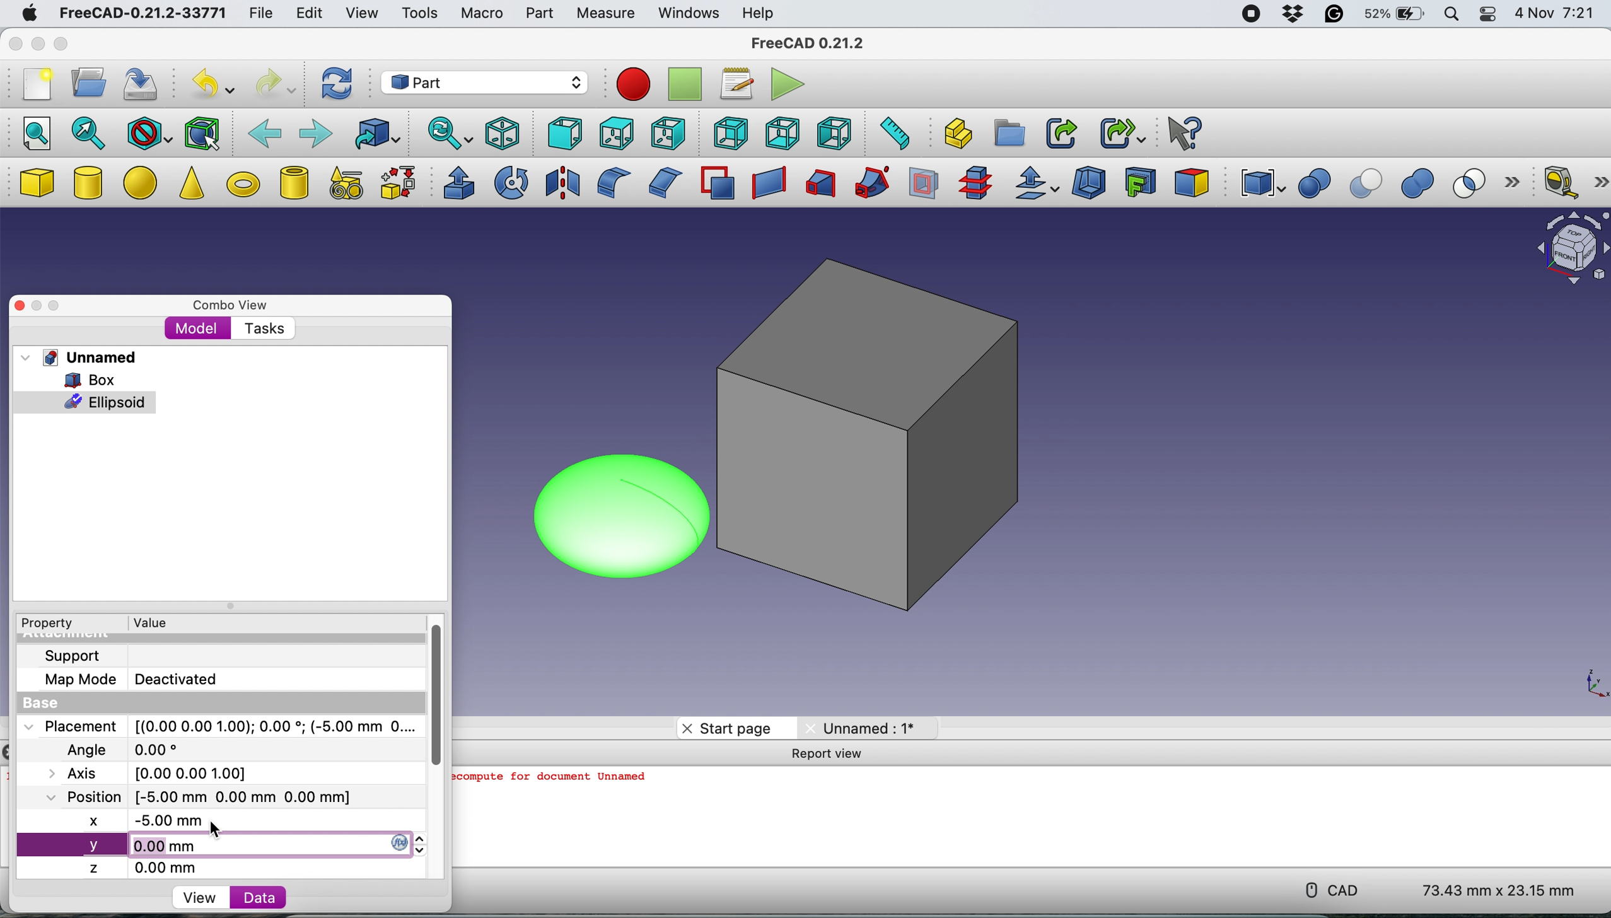 Image resolution: width=1611 pixels, height=918 pixels. Describe the element at coordinates (361, 12) in the screenshot. I see `view` at that location.